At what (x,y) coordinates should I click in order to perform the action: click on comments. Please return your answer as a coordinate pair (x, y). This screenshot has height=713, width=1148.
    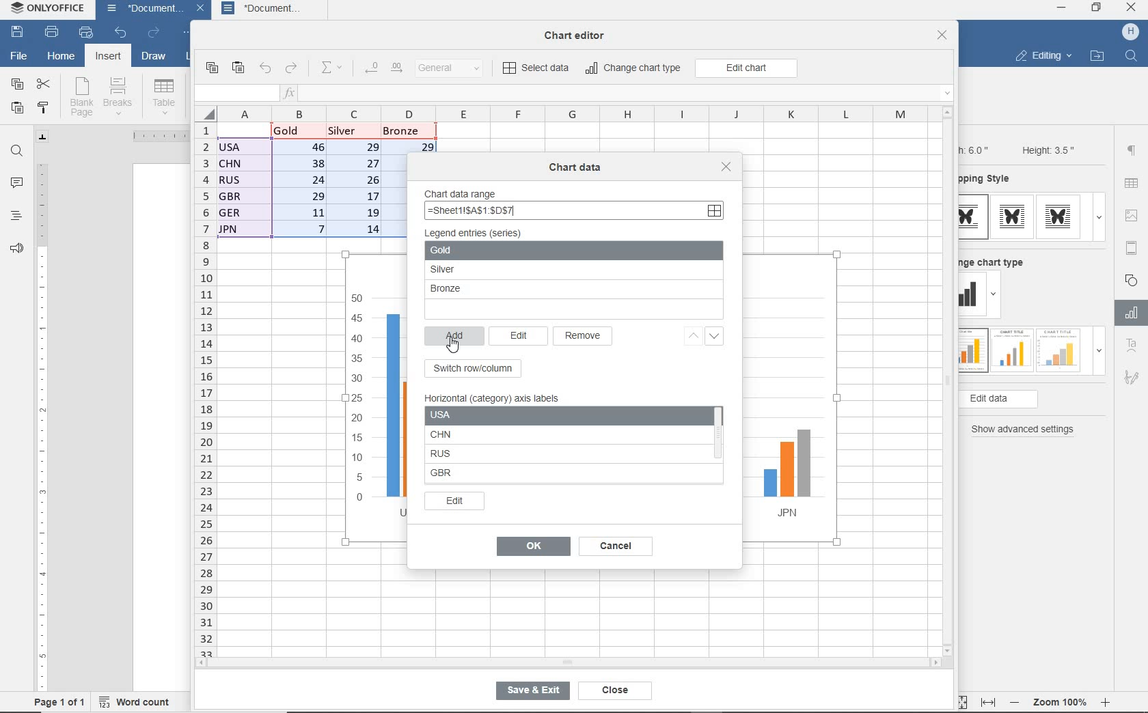
    Looking at the image, I should click on (17, 184).